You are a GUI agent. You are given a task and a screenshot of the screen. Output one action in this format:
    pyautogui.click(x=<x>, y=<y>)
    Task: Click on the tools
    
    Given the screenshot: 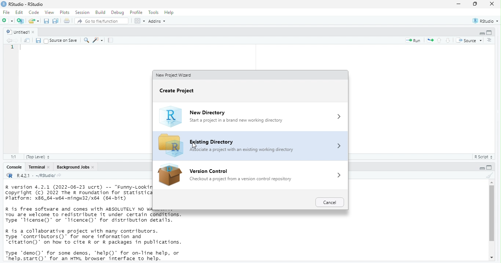 What is the action you would take?
    pyautogui.click(x=154, y=12)
    